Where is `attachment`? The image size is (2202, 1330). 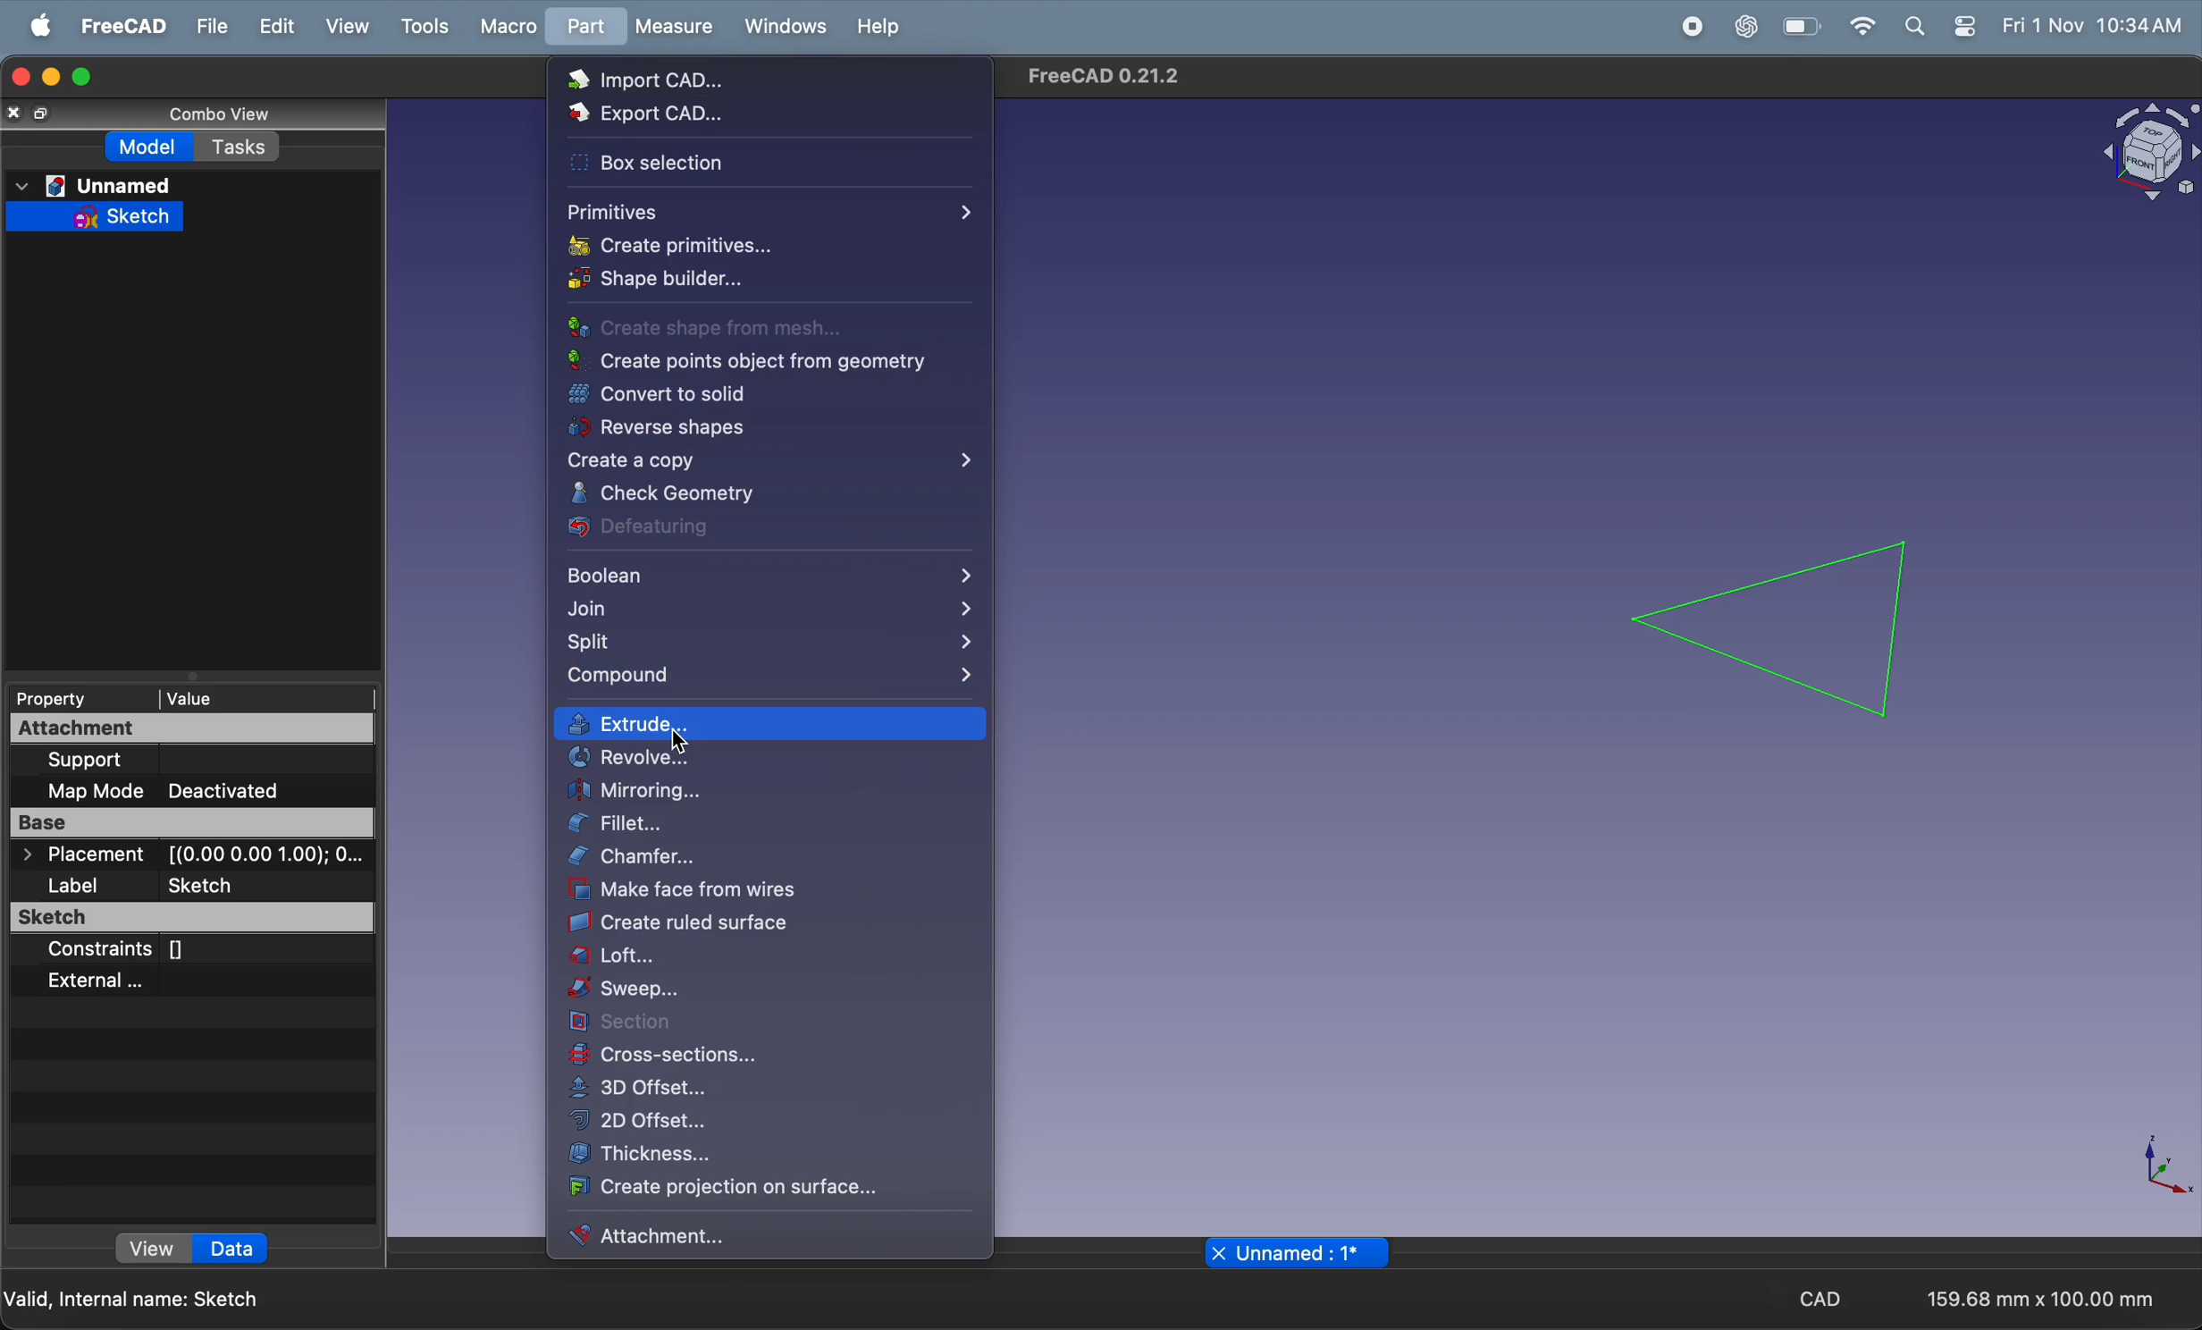 attachment is located at coordinates (744, 1233).